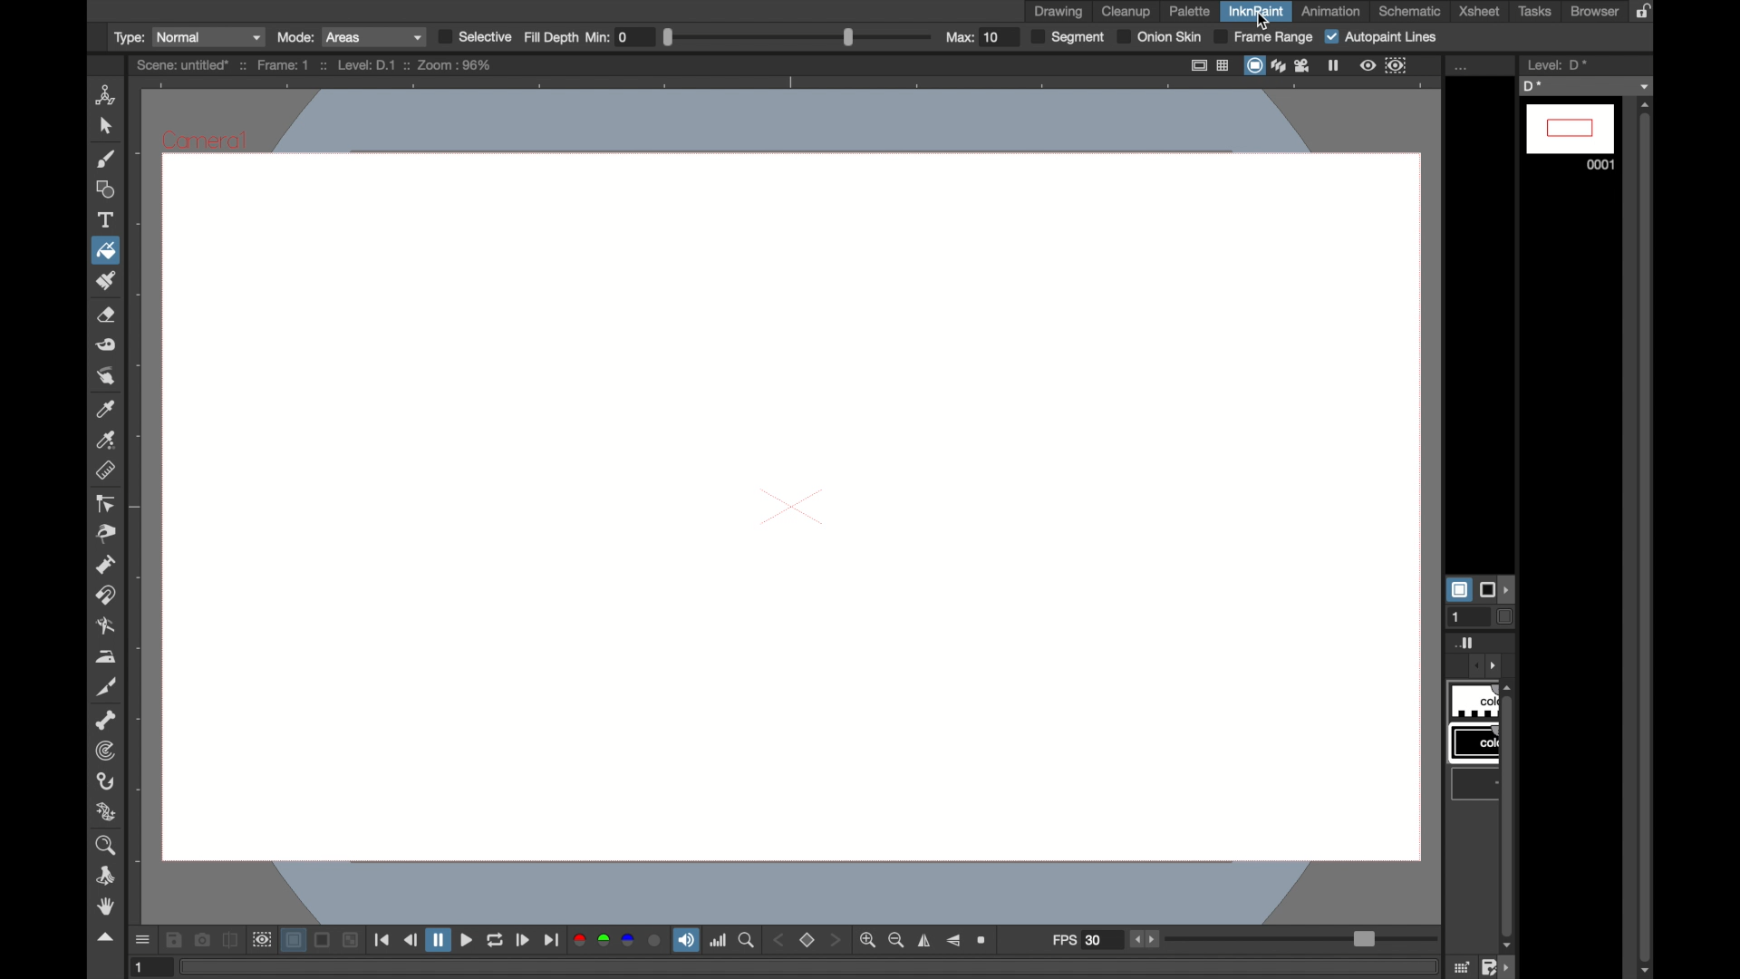 The width and height of the screenshot is (1740, 979). What do you see at coordinates (1200, 65) in the screenshot?
I see `full screen` at bounding box center [1200, 65].